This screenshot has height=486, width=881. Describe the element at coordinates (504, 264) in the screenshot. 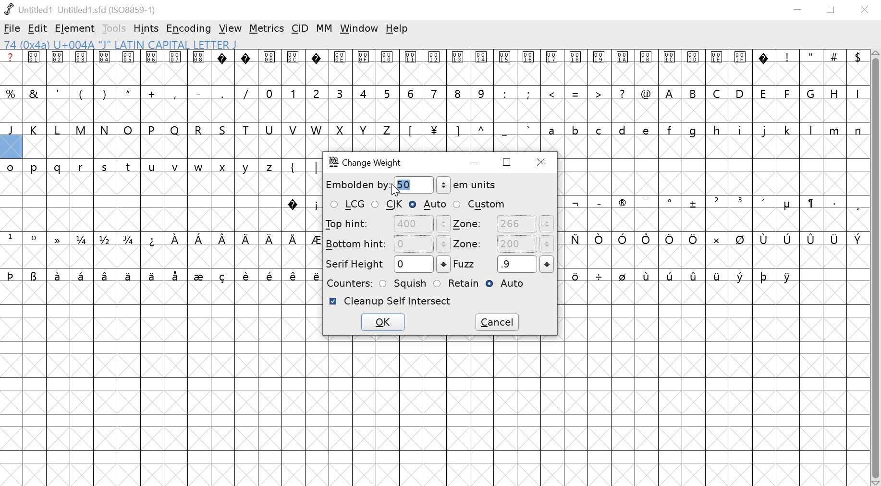

I see `FUZZ` at that location.